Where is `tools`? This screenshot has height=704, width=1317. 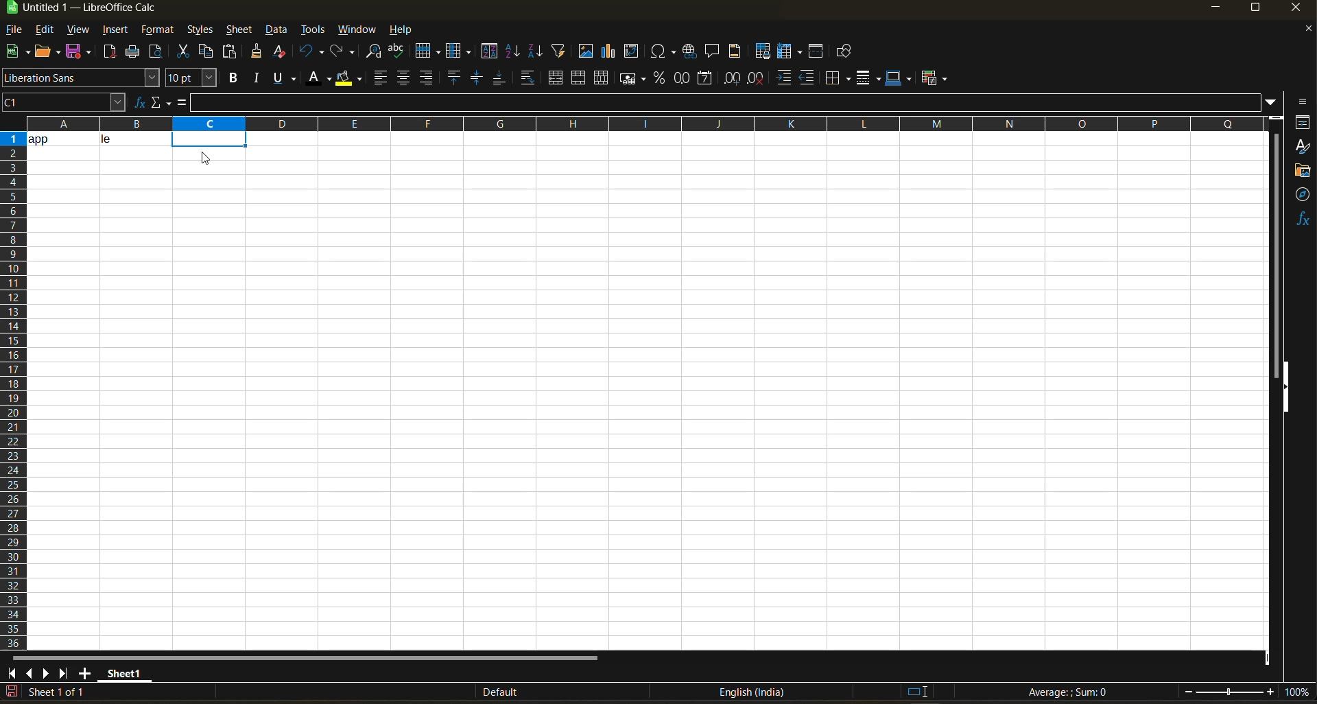
tools is located at coordinates (313, 32).